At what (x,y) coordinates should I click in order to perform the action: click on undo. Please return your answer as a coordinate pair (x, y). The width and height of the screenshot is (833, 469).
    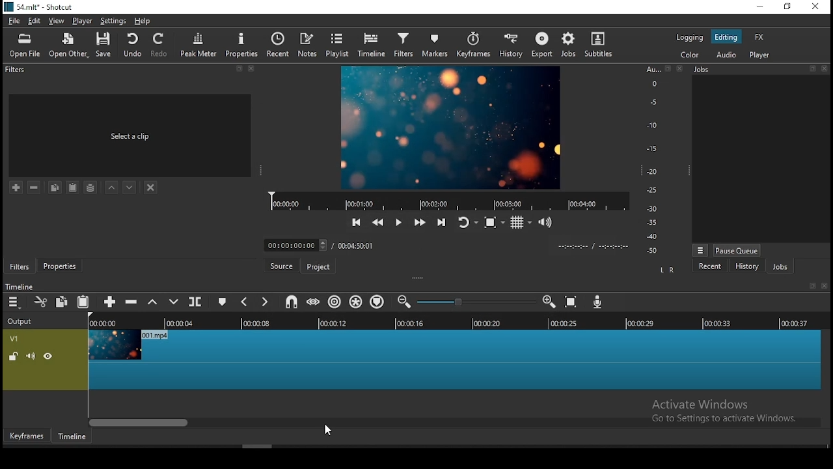
    Looking at the image, I should click on (133, 45).